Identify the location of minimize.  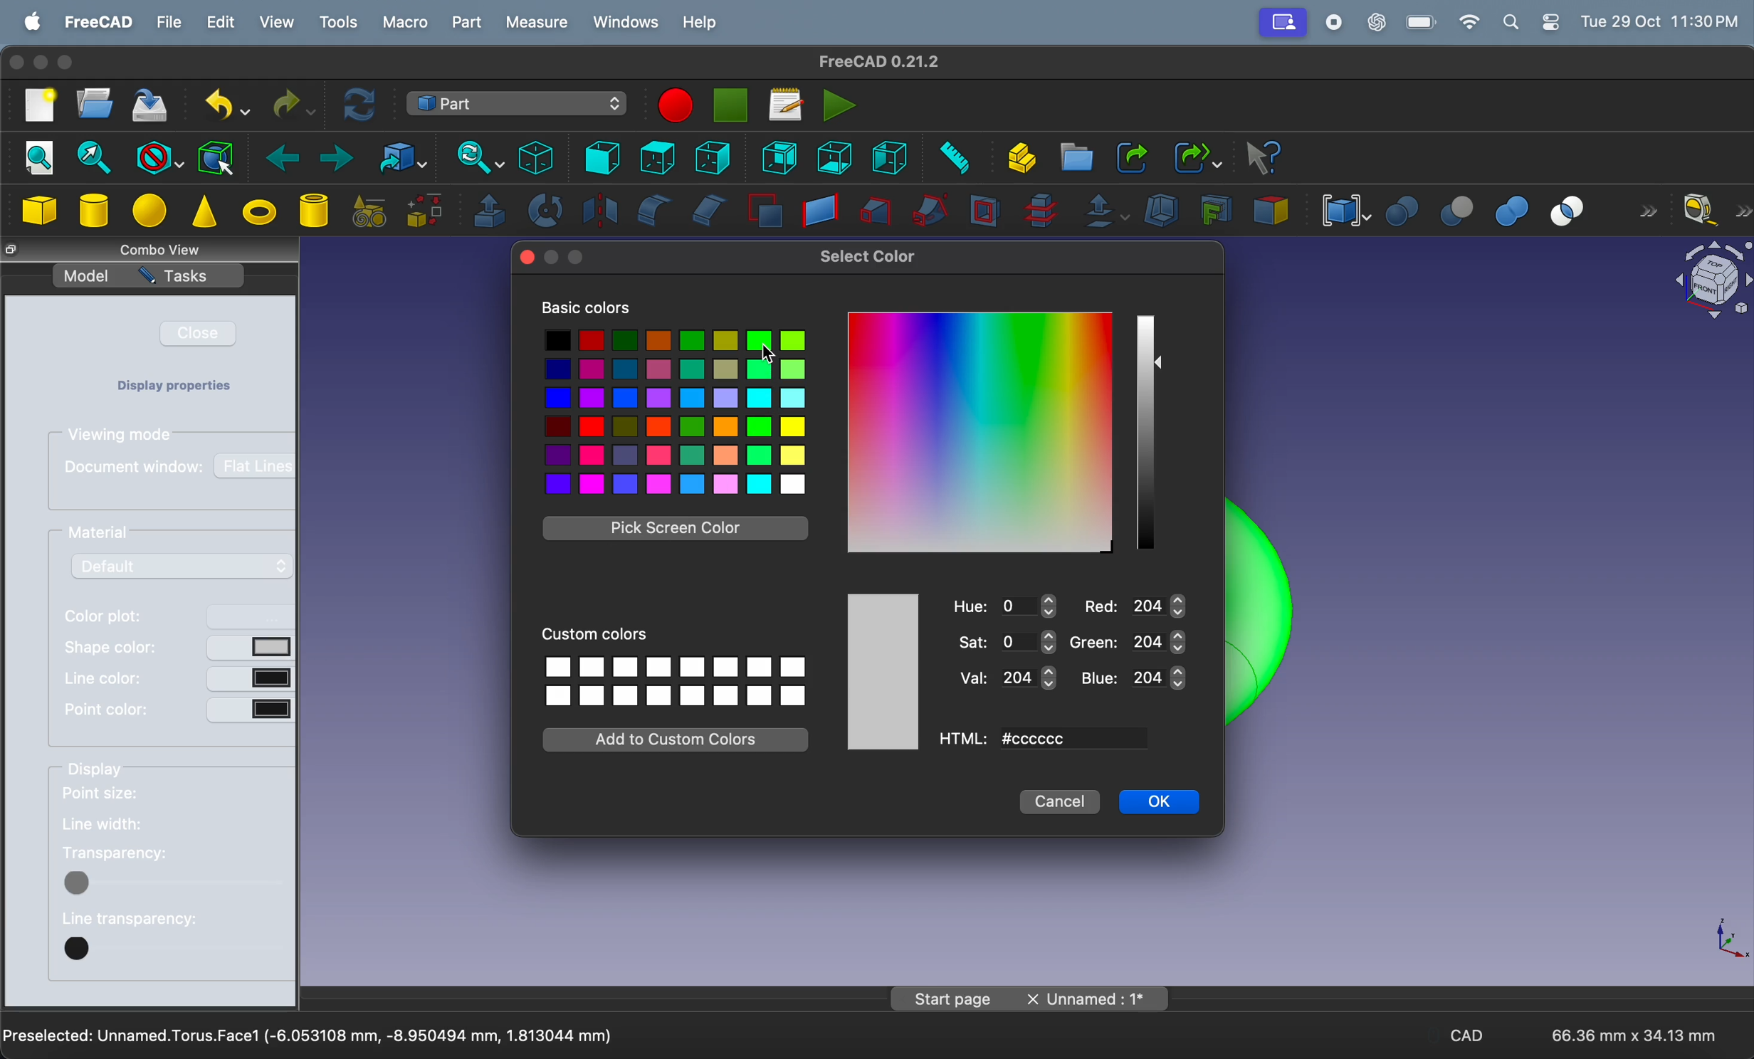
(41, 62).